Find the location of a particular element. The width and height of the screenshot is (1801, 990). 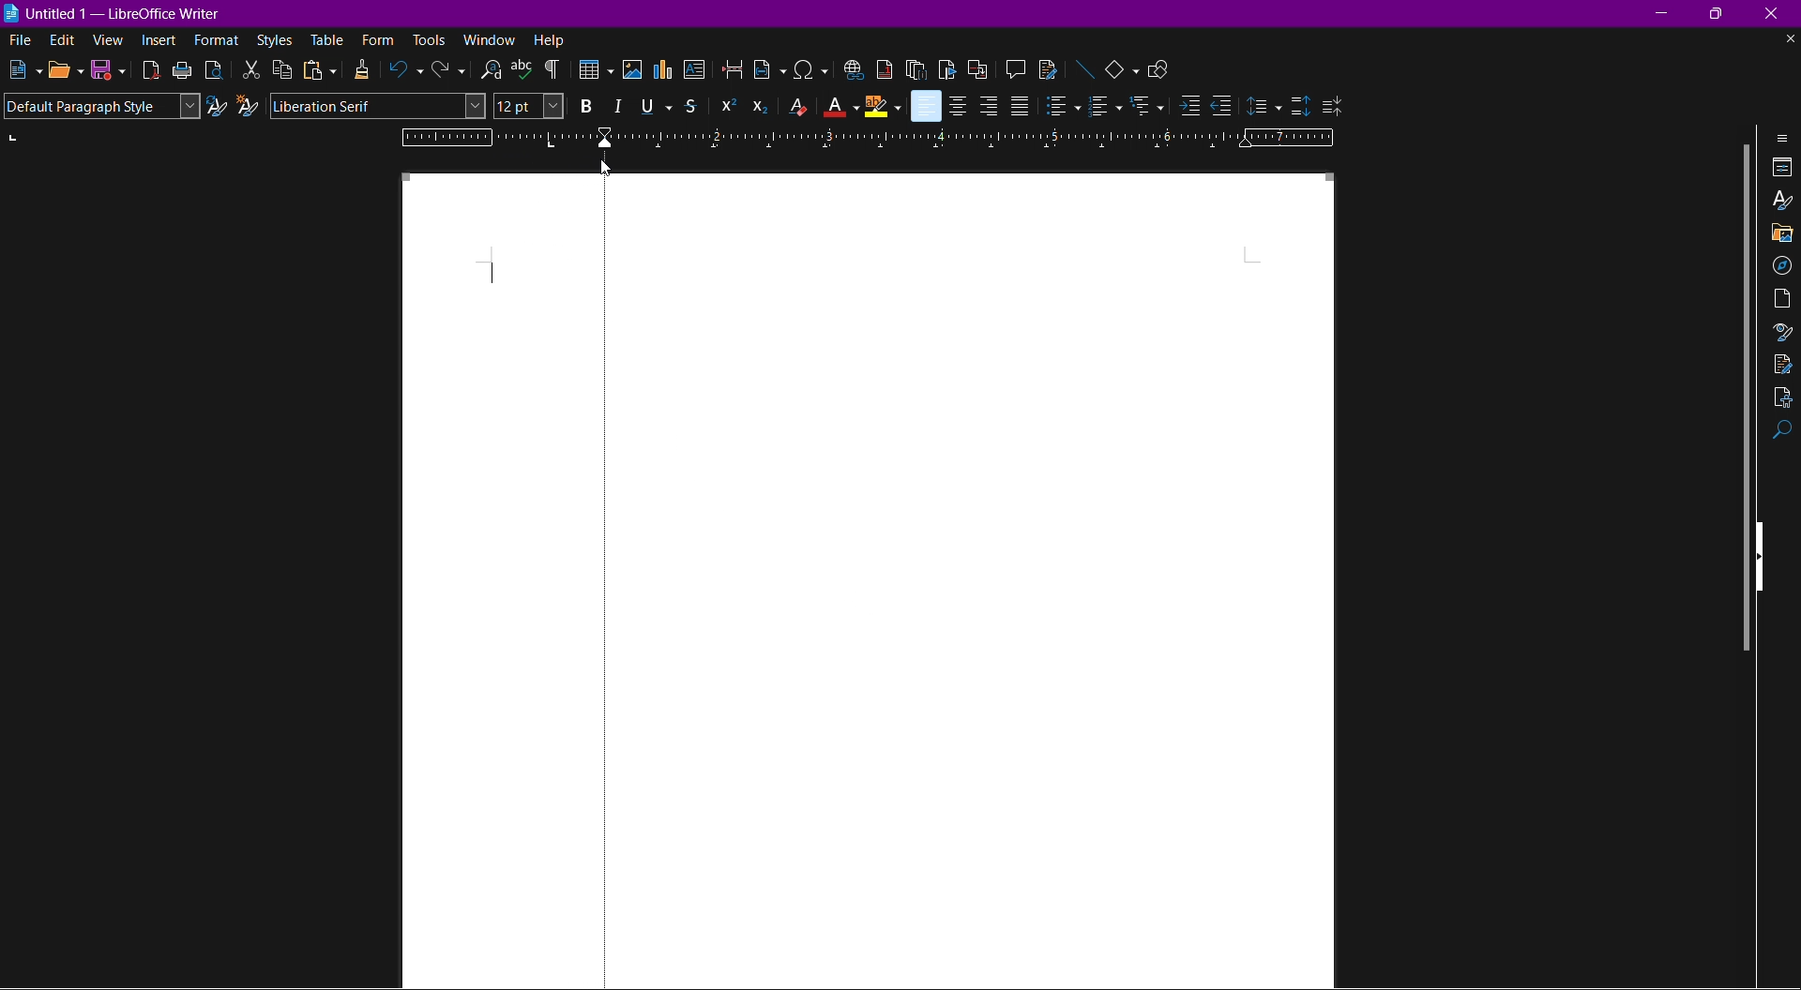

Close is located at coordinates (1778, 13).